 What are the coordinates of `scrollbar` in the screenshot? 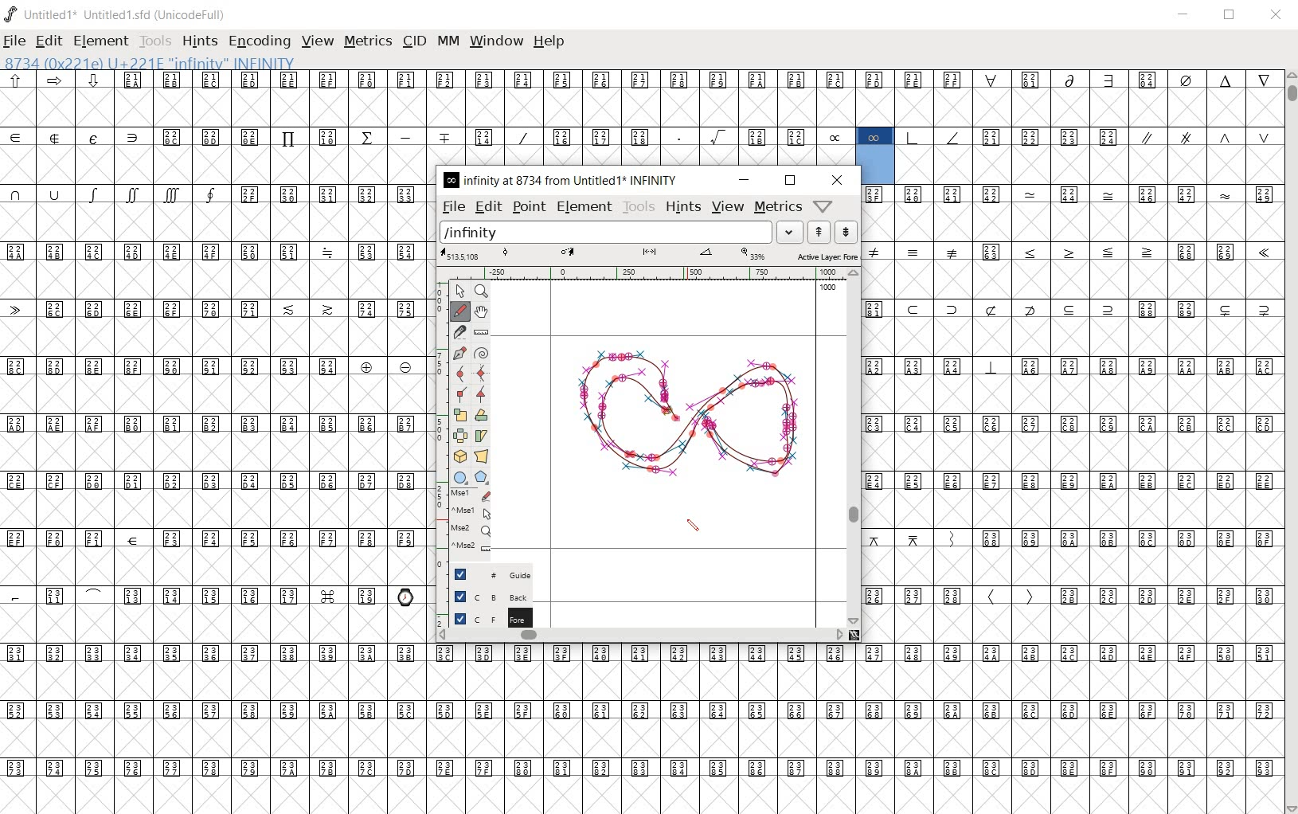 It's located at (642, 636).